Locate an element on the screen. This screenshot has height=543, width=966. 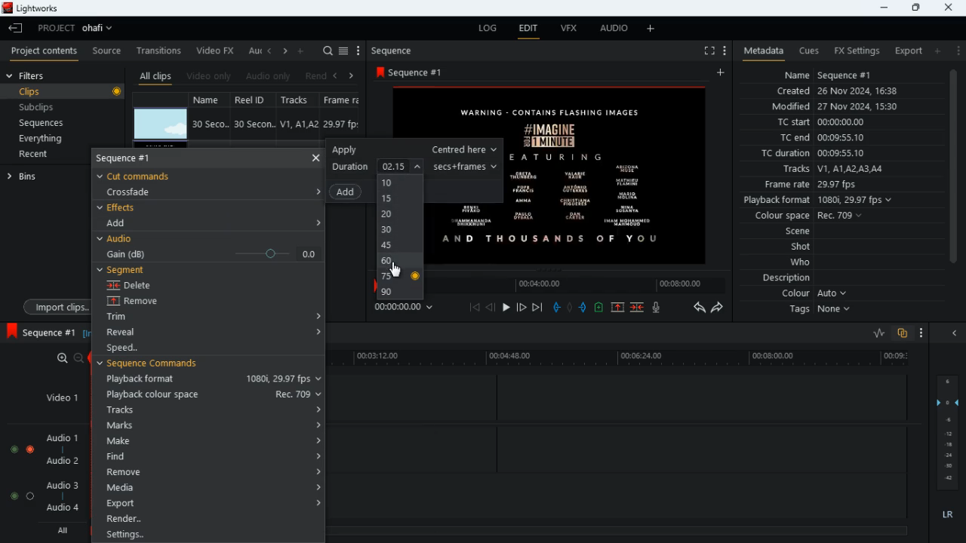
fullscreen is located at coordinates (708, 51).